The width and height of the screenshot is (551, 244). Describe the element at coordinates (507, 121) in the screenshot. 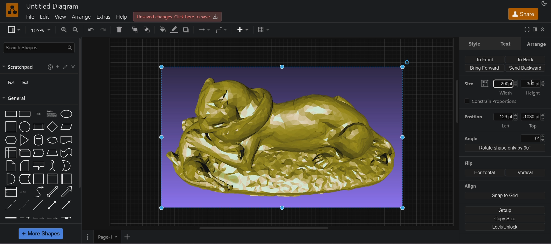

I see `position: left: 126 pt` at that location.